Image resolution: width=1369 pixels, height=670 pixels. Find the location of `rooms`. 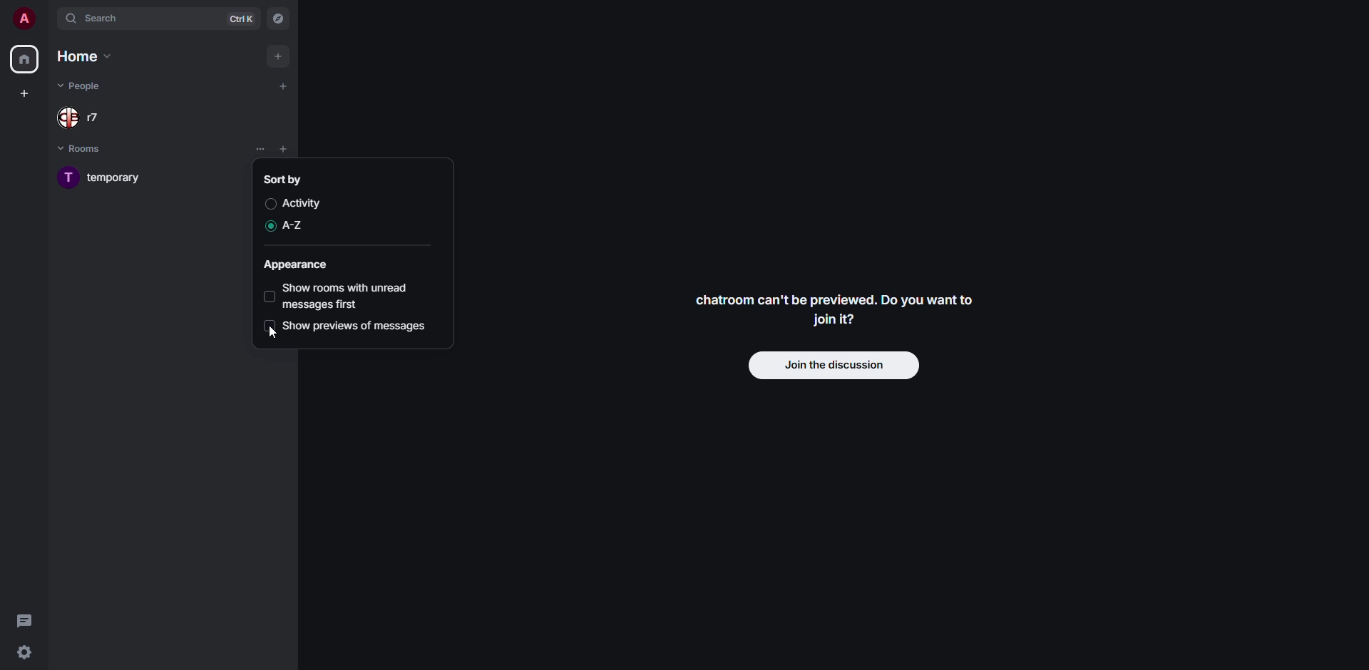

rooms is located at coordinates (84, 149).